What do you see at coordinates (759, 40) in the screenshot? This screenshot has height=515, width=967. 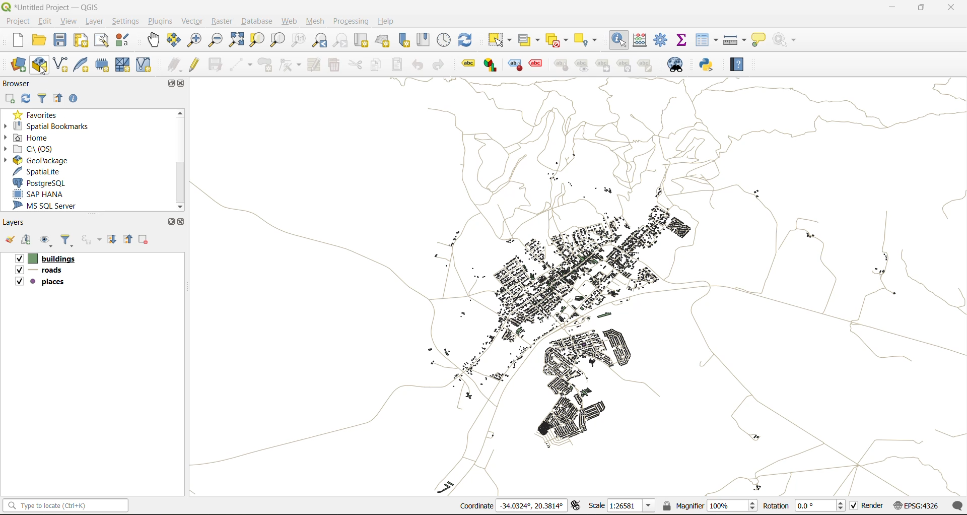 I see `show tips` at bounding box center [759, 40].